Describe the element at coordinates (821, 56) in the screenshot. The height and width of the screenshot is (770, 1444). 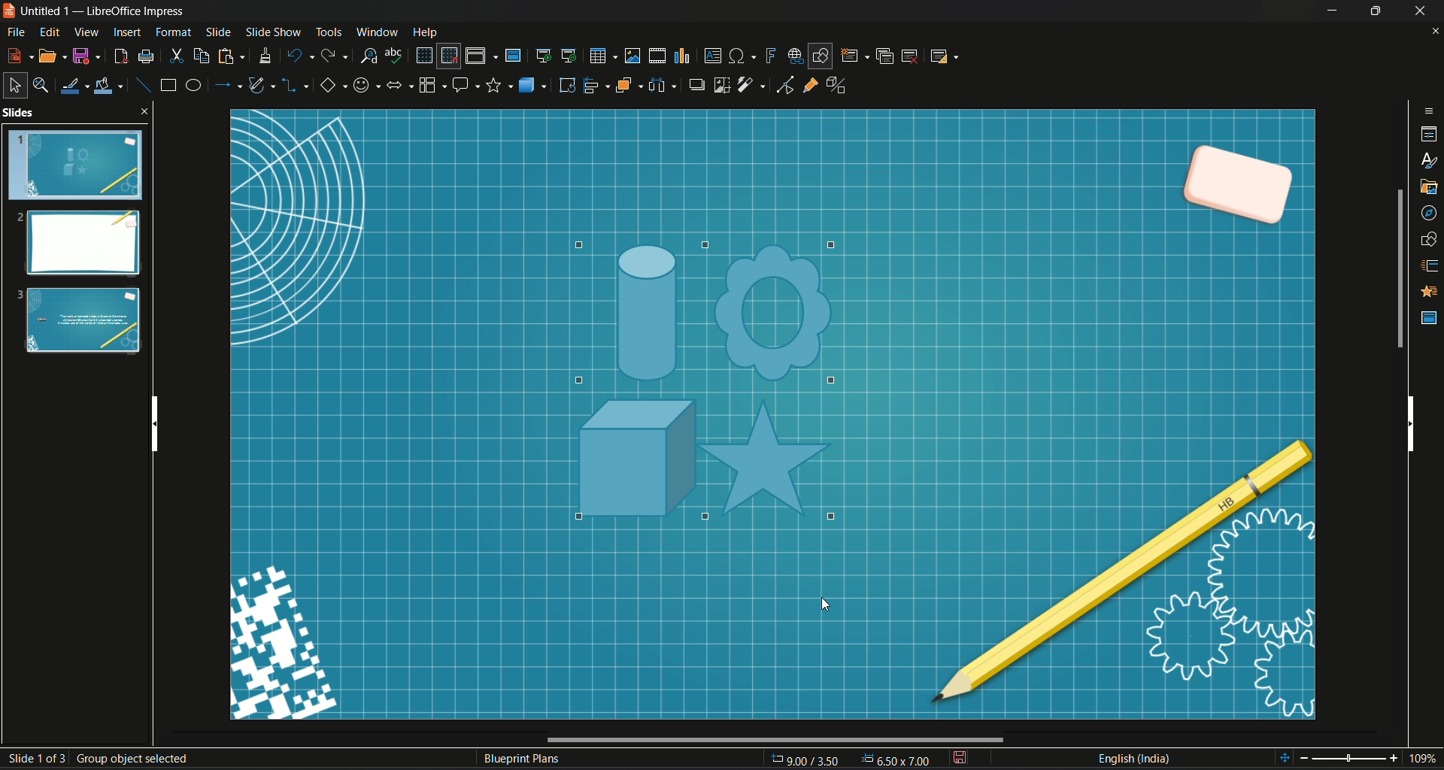
I see `show draw function` at that location.